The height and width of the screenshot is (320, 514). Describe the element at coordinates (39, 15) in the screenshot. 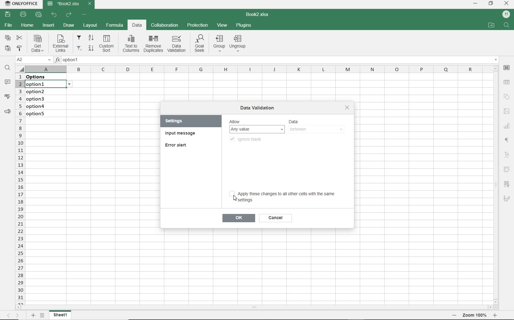

I see `QUICK PRINT` at that location.